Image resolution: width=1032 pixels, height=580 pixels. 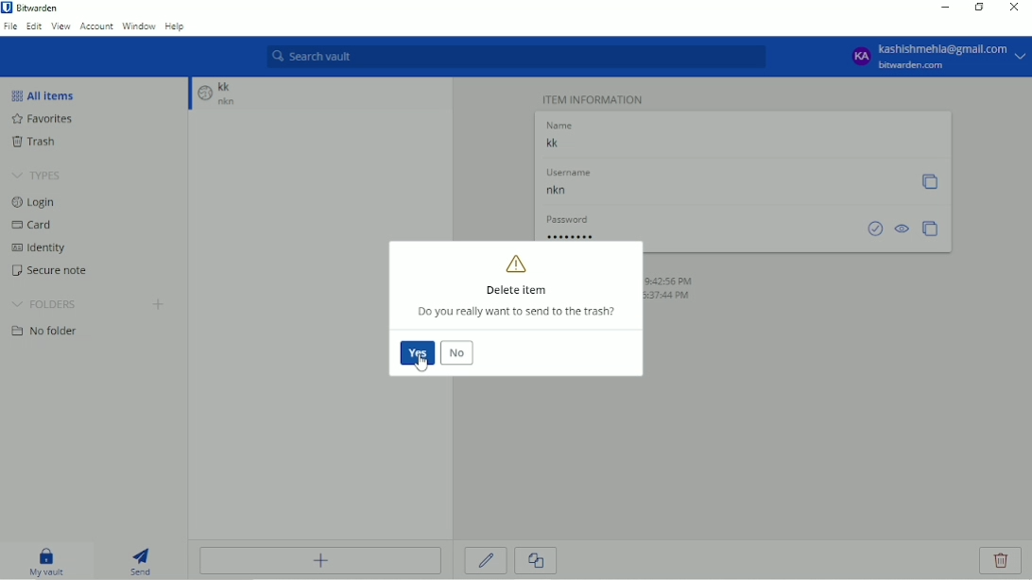 I want to click on Delete item, so click(x=517, y=290).